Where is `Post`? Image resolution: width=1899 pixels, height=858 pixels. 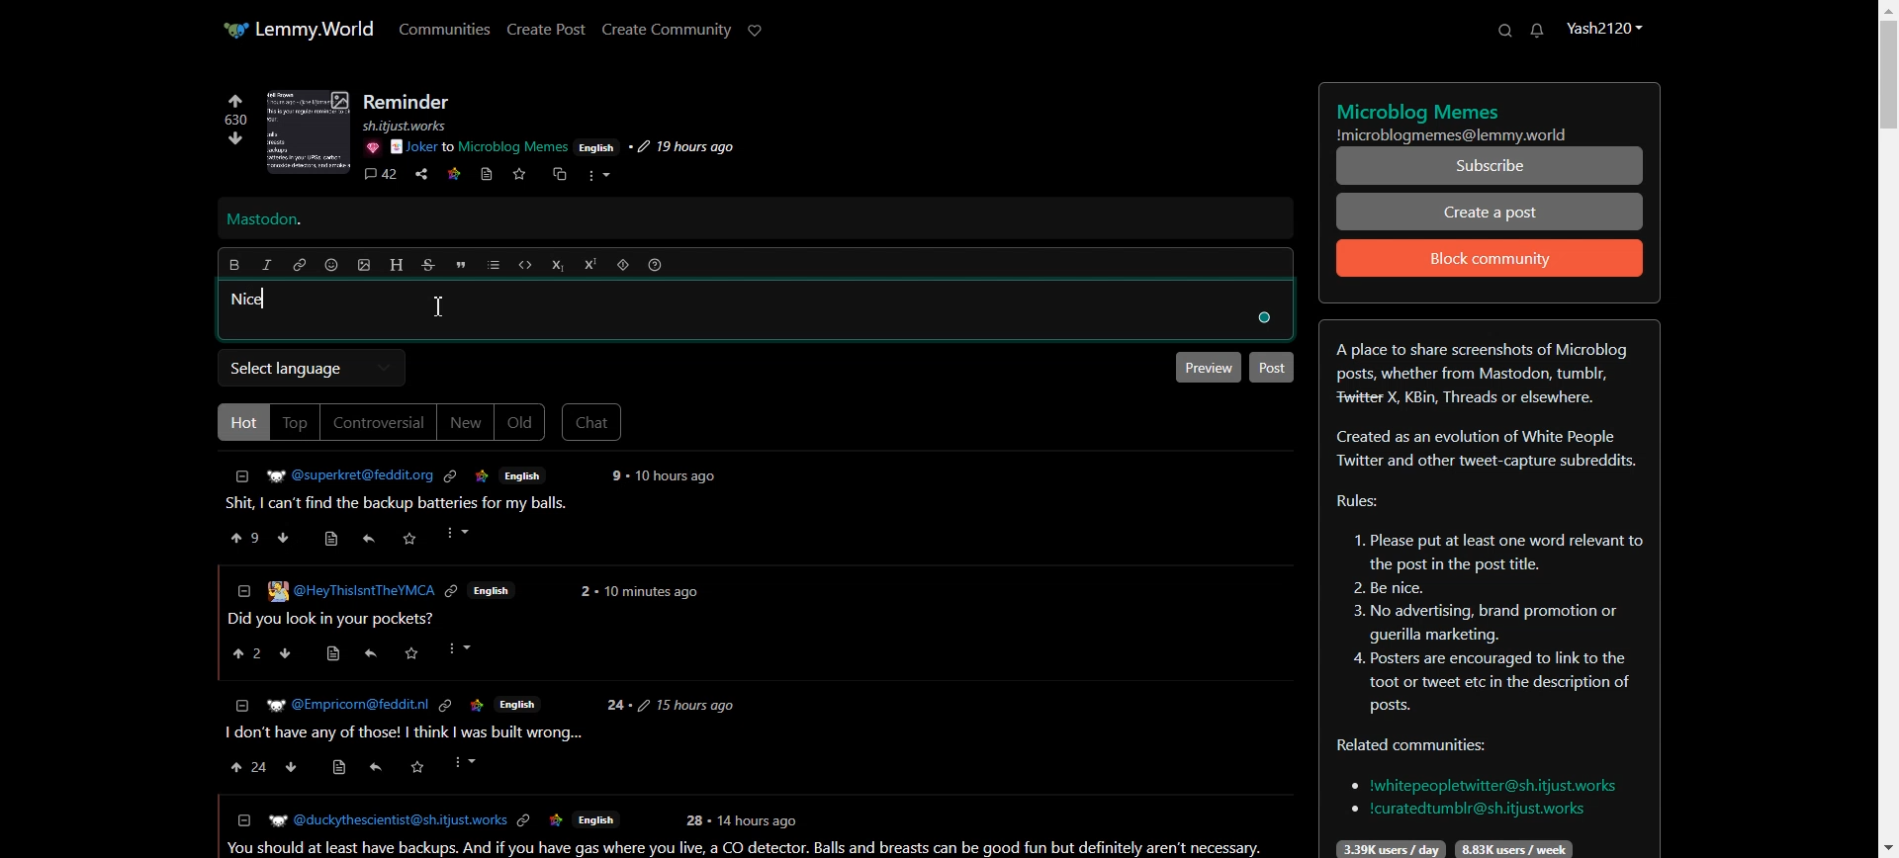
Post is located at coordinates (1272, 368).